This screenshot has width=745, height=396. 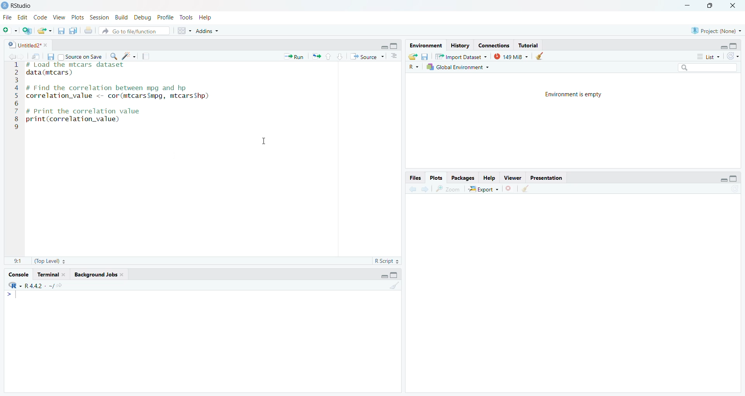 What do you see at coordinates (529, 45) in the screenshot?
I see `Tutorial` at bounding box center [529, 45].